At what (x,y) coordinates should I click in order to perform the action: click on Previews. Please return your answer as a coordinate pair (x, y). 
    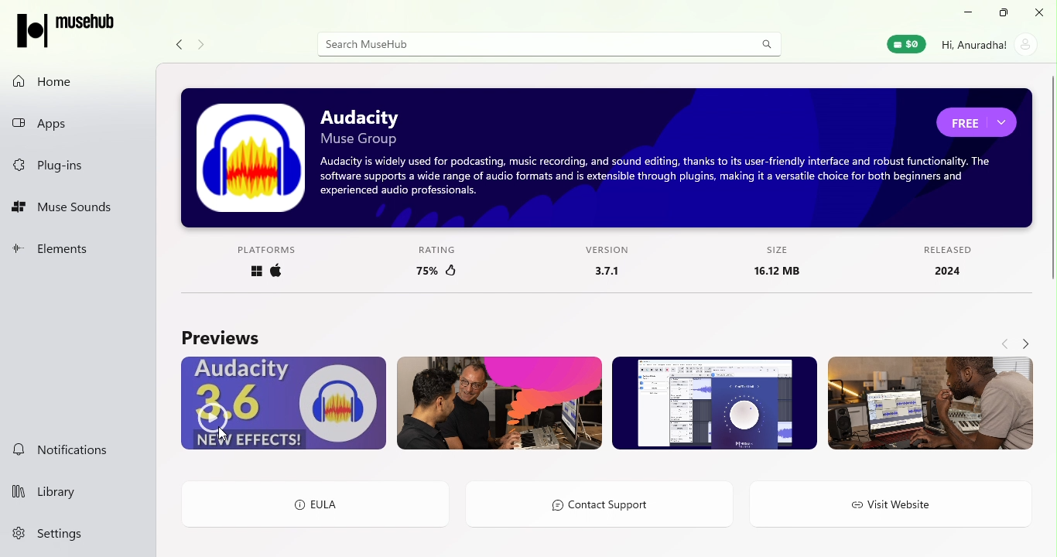
    Looking at the image, I should click on (217, 337).